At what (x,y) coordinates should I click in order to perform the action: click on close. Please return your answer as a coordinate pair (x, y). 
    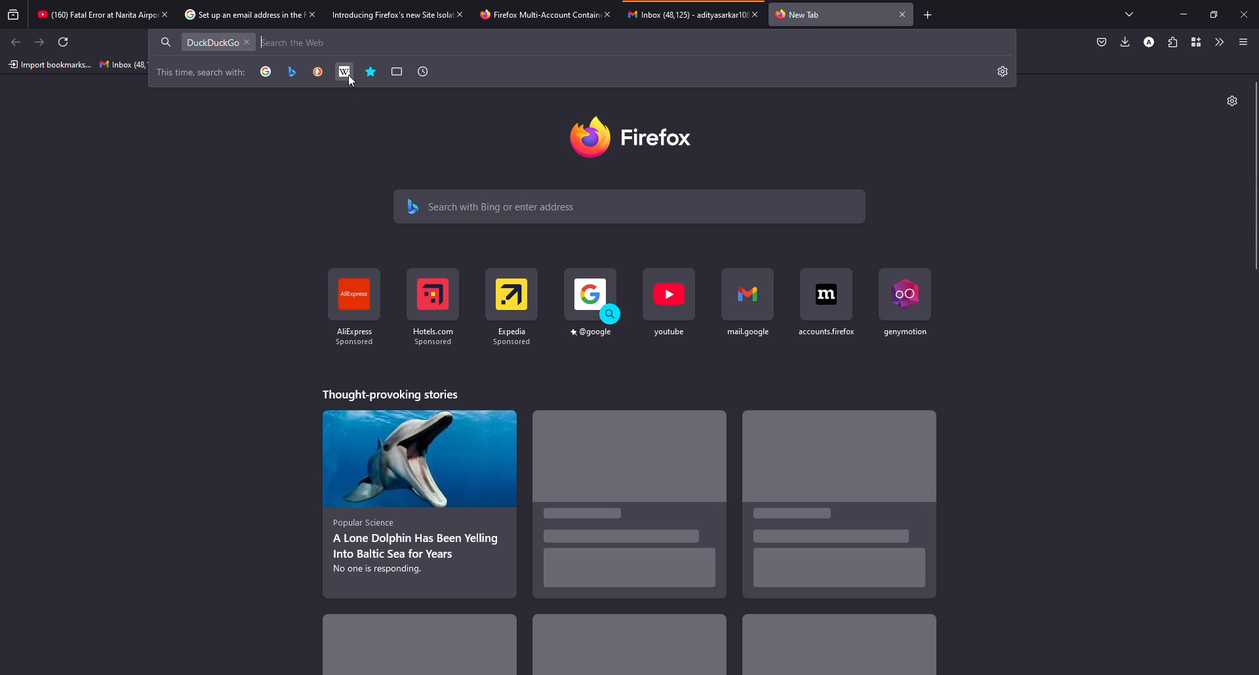
    Looking at the image, I should click on (313, 14).